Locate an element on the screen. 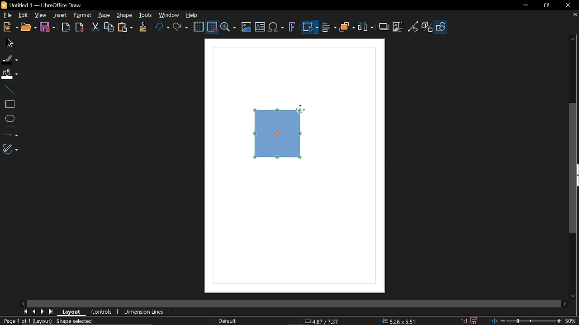  restore down is located at coordinates (547, 6).